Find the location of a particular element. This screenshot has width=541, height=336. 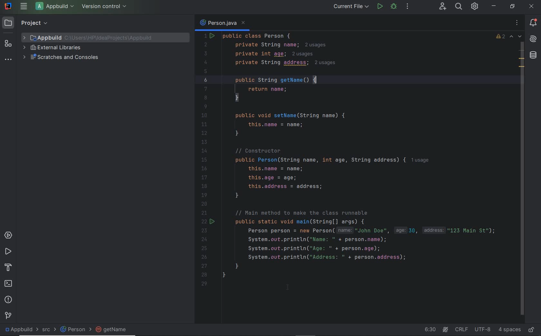

structure is located at coordinates (8, 44).